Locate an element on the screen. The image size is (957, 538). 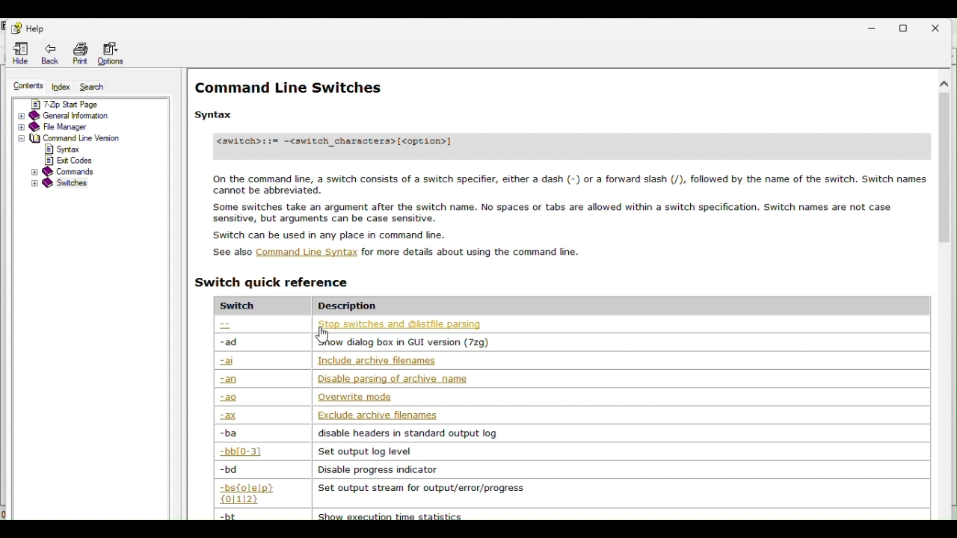
-bb[0-3] is located at coordinates (248, 451).